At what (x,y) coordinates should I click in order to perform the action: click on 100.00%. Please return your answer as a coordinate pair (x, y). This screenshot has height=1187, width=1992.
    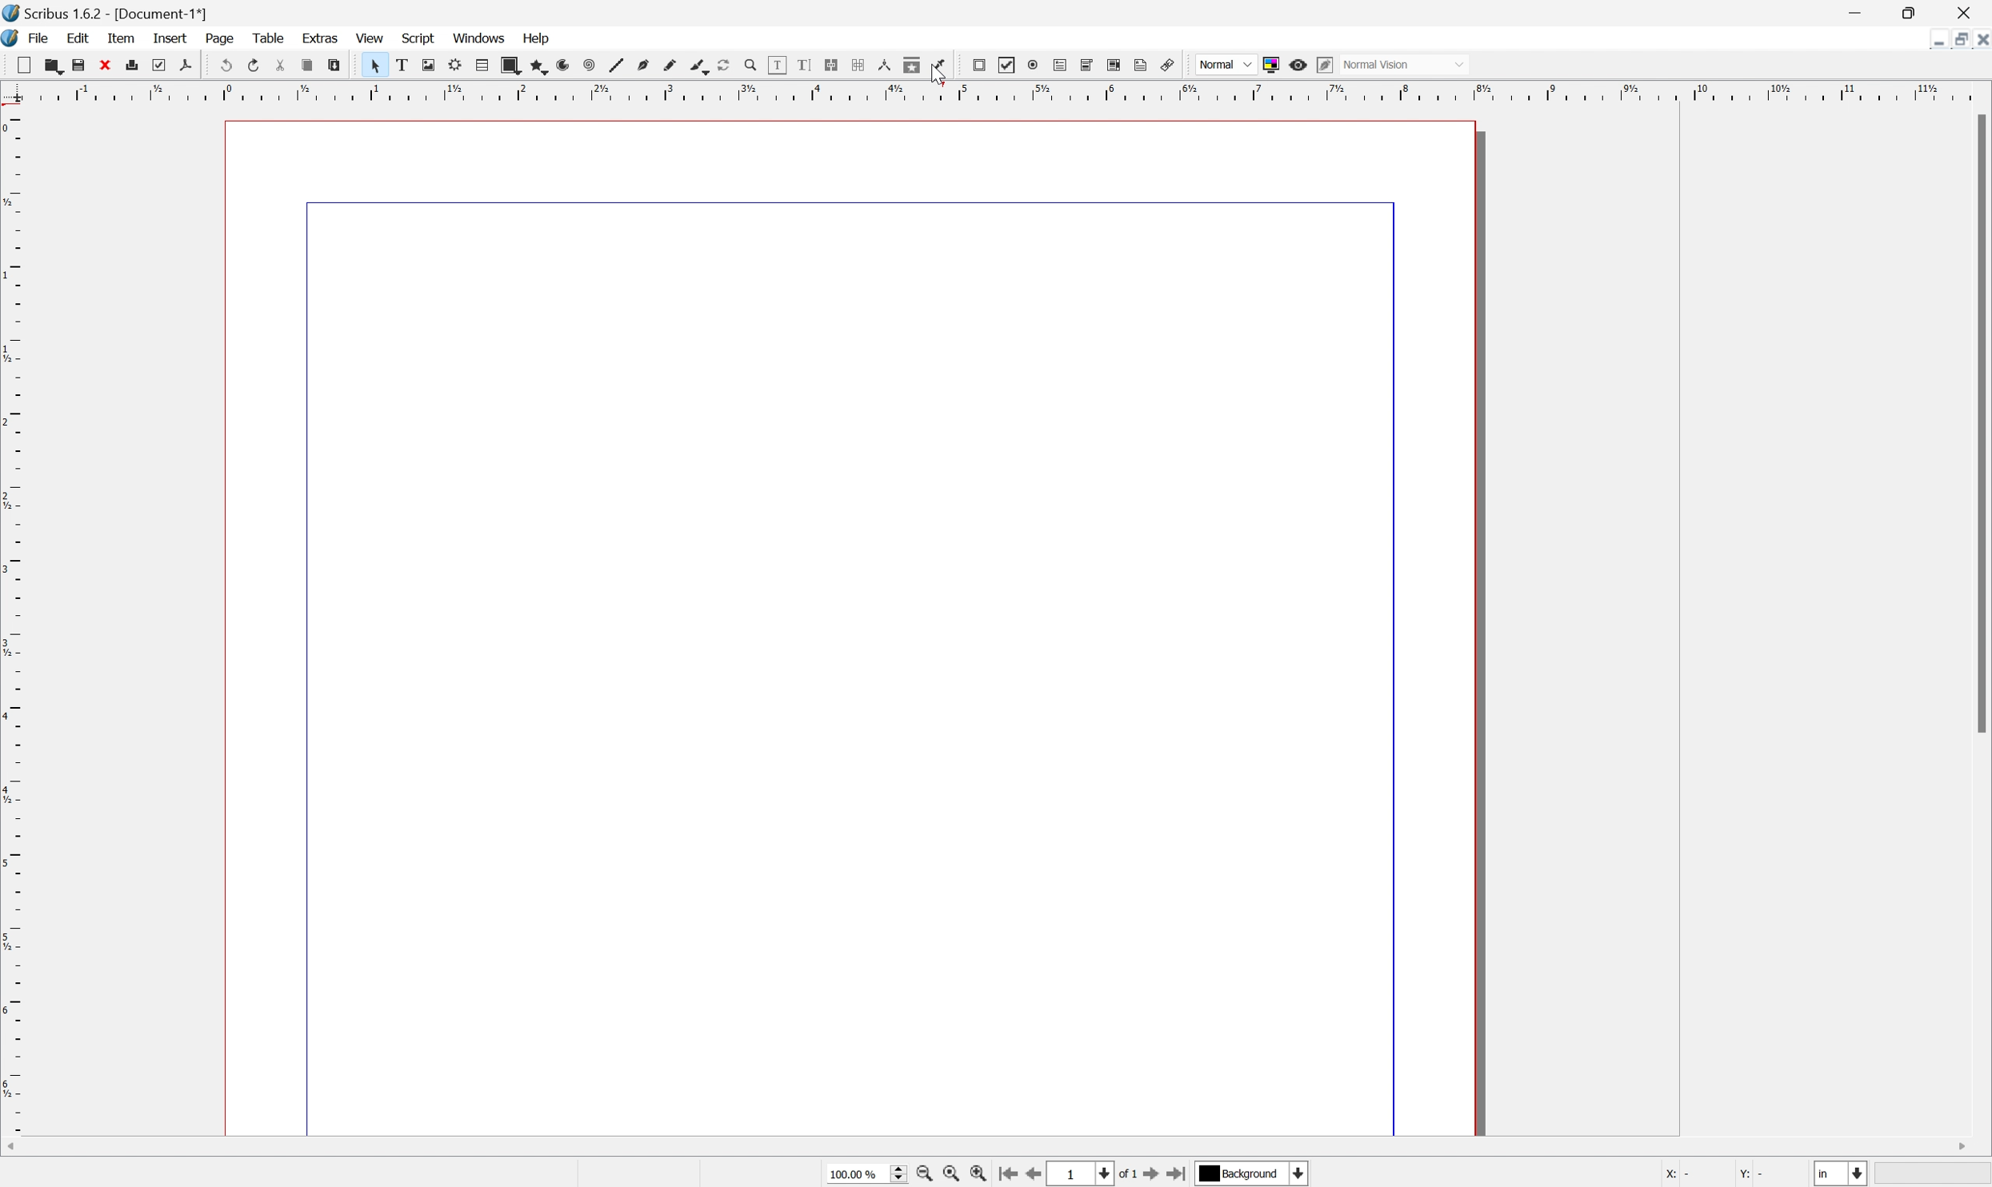
    Looking at the image, I should click on (869, 1174).